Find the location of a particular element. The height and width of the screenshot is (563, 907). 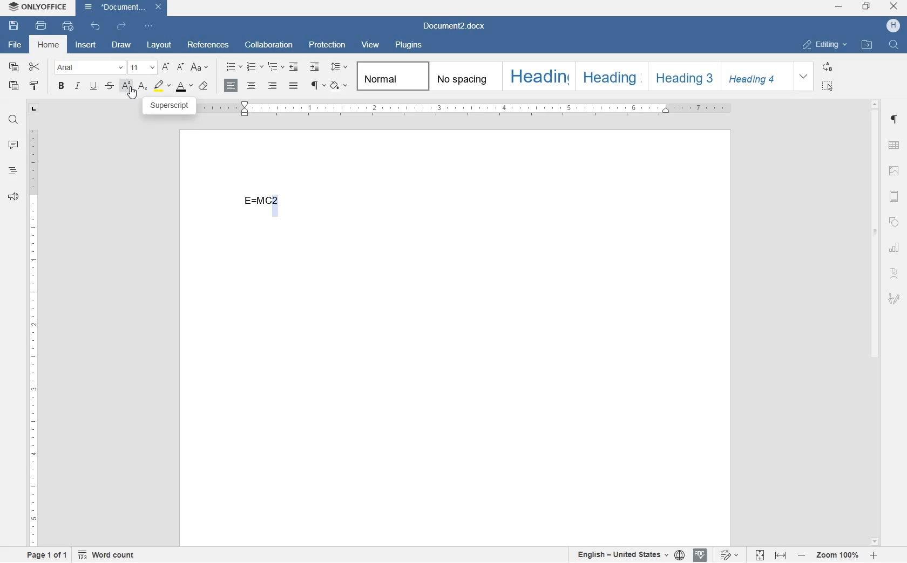

customize quick access toolbar is located at coordinates (148, 26).